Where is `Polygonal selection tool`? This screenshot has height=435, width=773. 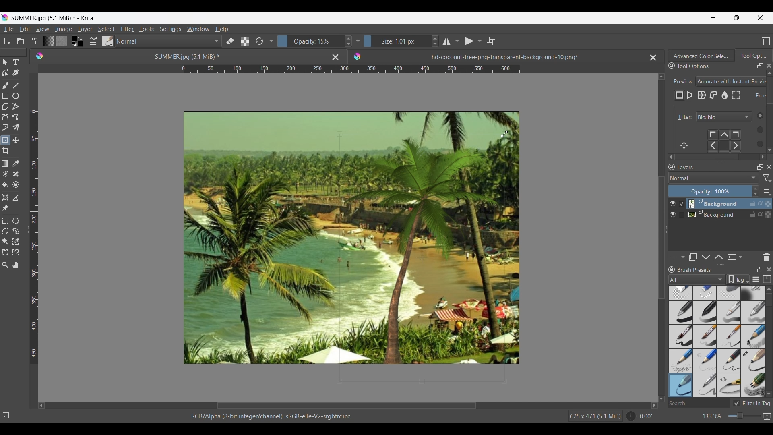 Polygonal selection tool is located at coordinates (5, 231).